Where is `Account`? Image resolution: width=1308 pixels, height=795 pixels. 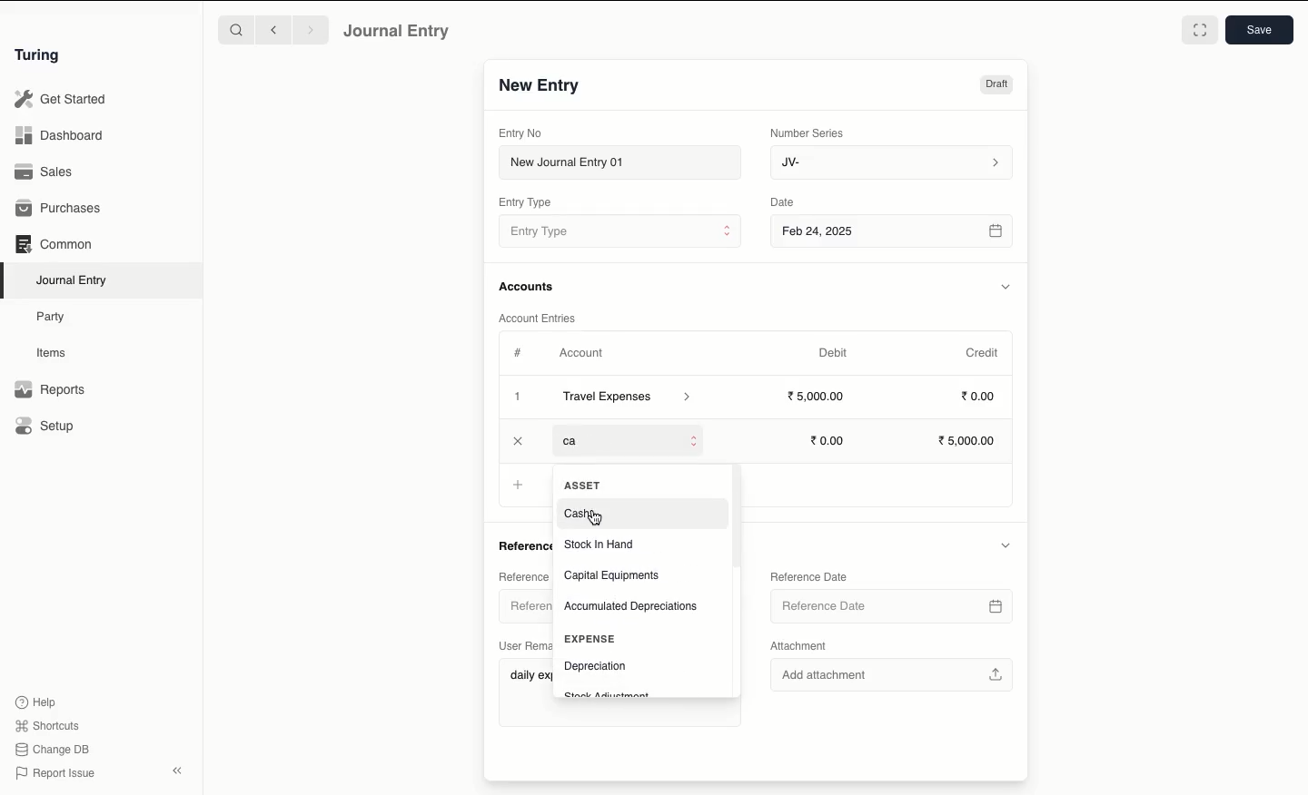 Account is located at coordinates (582, 353).